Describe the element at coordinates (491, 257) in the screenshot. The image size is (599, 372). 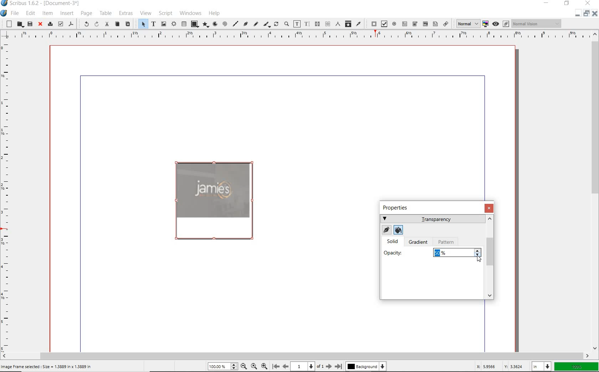
I see `SCROLLBAR` at that location.